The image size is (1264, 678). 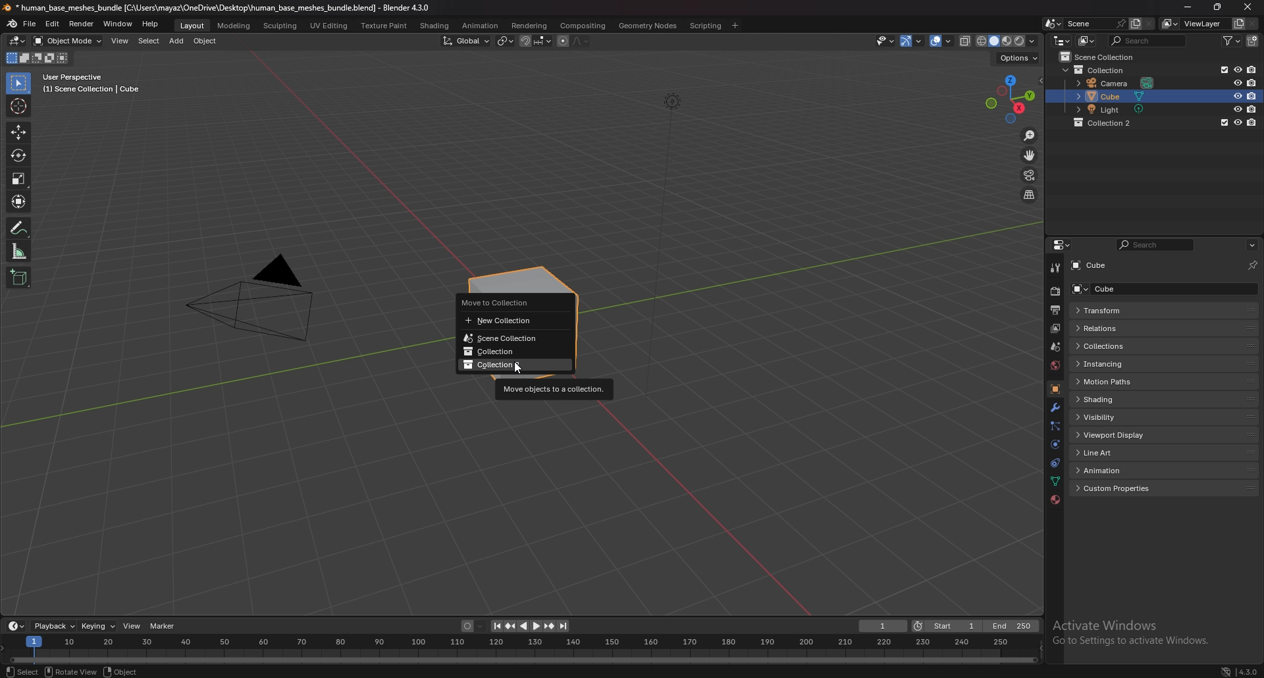 What do you see at coordinates (672, 101) in the screenshot?
I see `lighting` at bounding box center [672, 101].